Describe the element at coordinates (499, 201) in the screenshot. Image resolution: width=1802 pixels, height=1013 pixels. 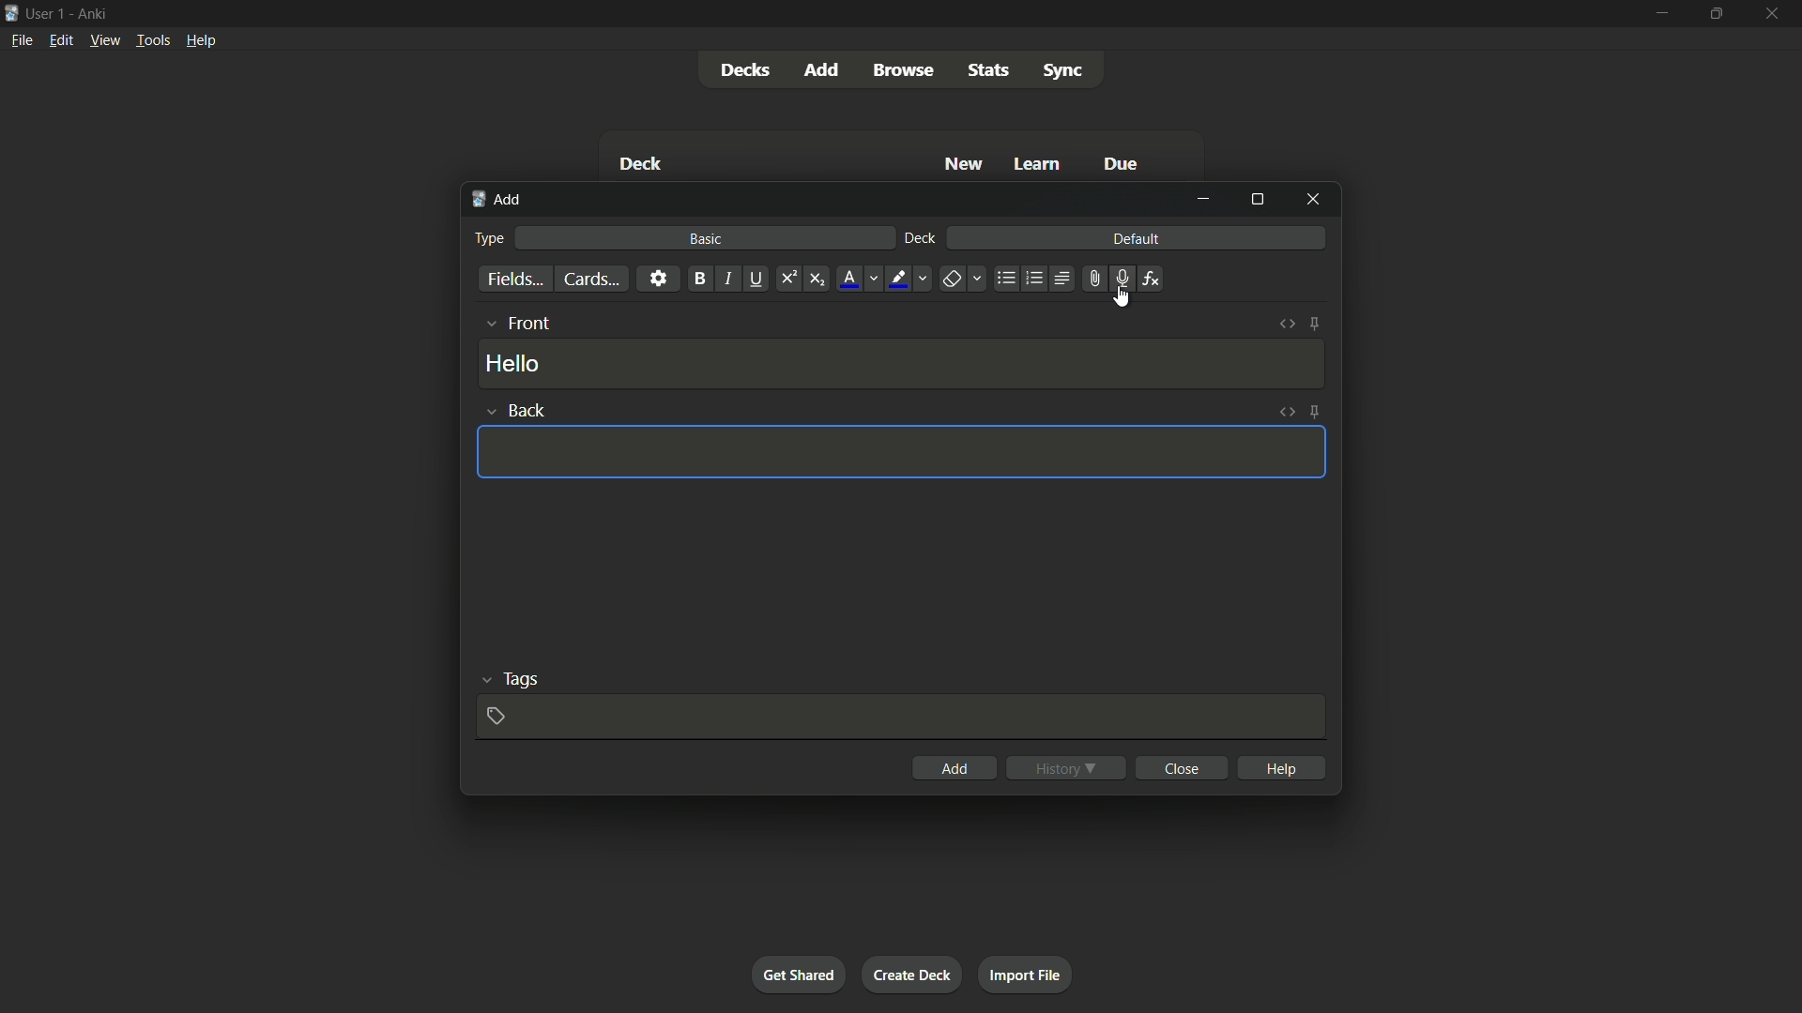
I see `add` at that location.